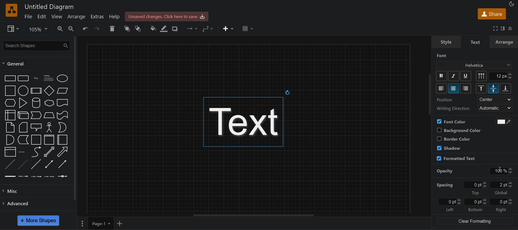  Describe the element at coordinates (453, 76) in the screenshot. I see `italic` at that location.